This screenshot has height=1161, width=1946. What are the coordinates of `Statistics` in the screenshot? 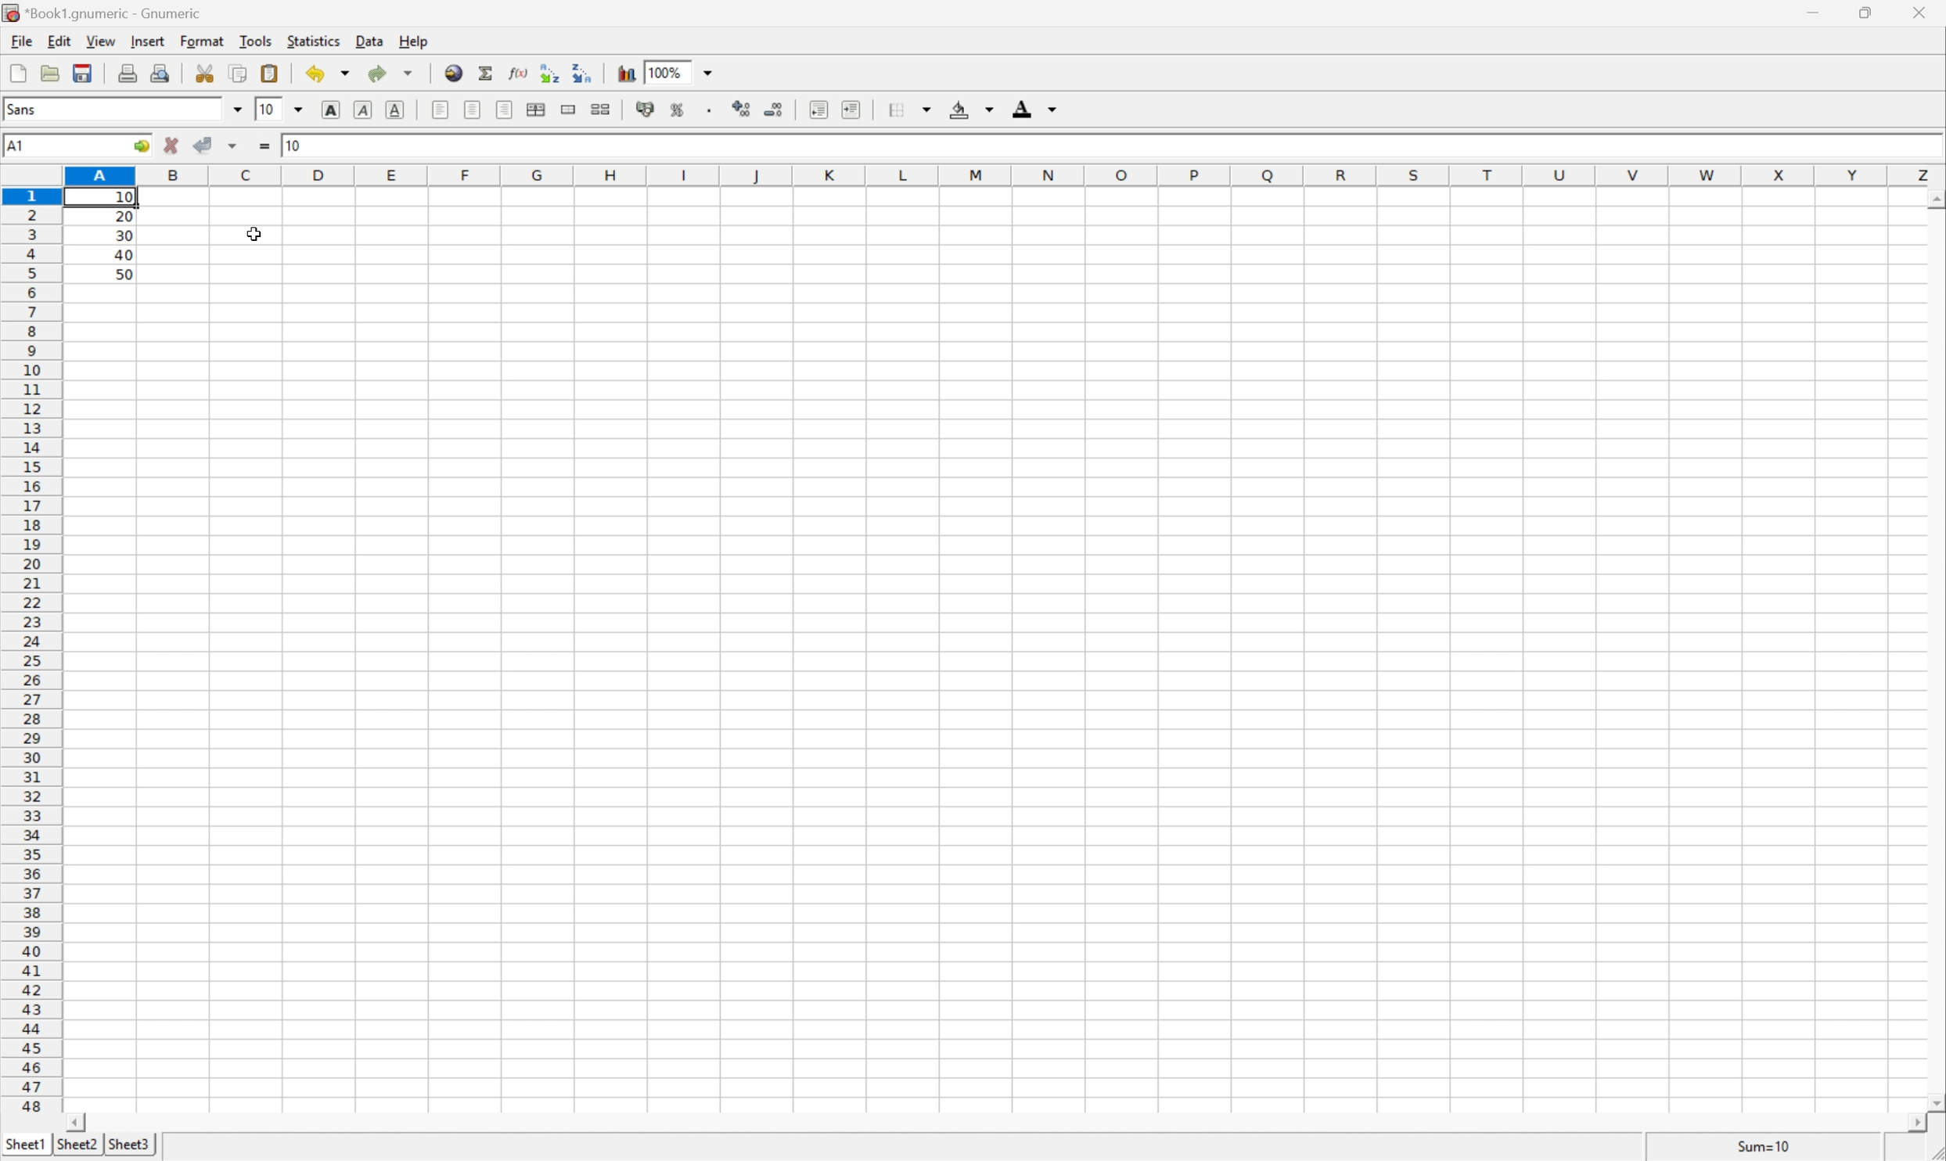 It's located at (314, 40).